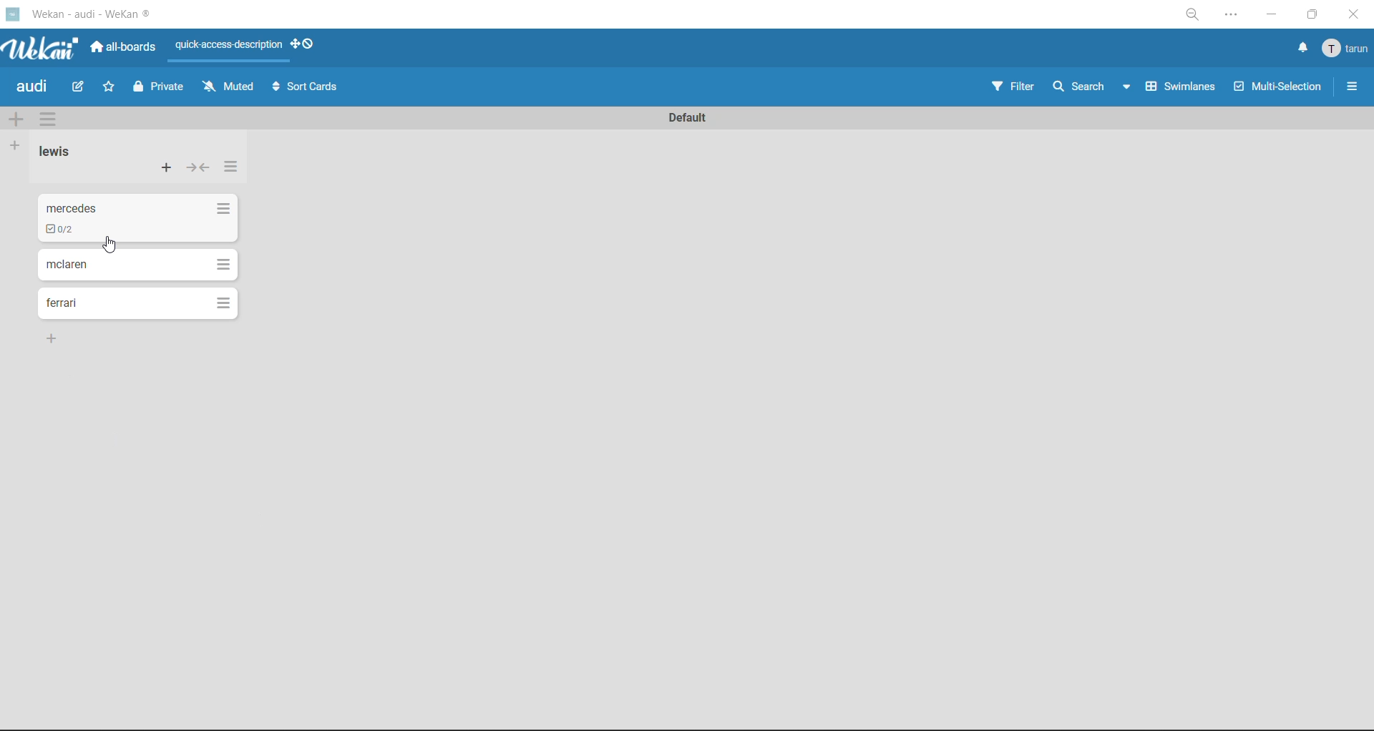 This screenshot has width=1374, height=731. What do you see at coordinates (224, 303) in the screenshot?
I see `list actions` at bounding box center [224, 303].